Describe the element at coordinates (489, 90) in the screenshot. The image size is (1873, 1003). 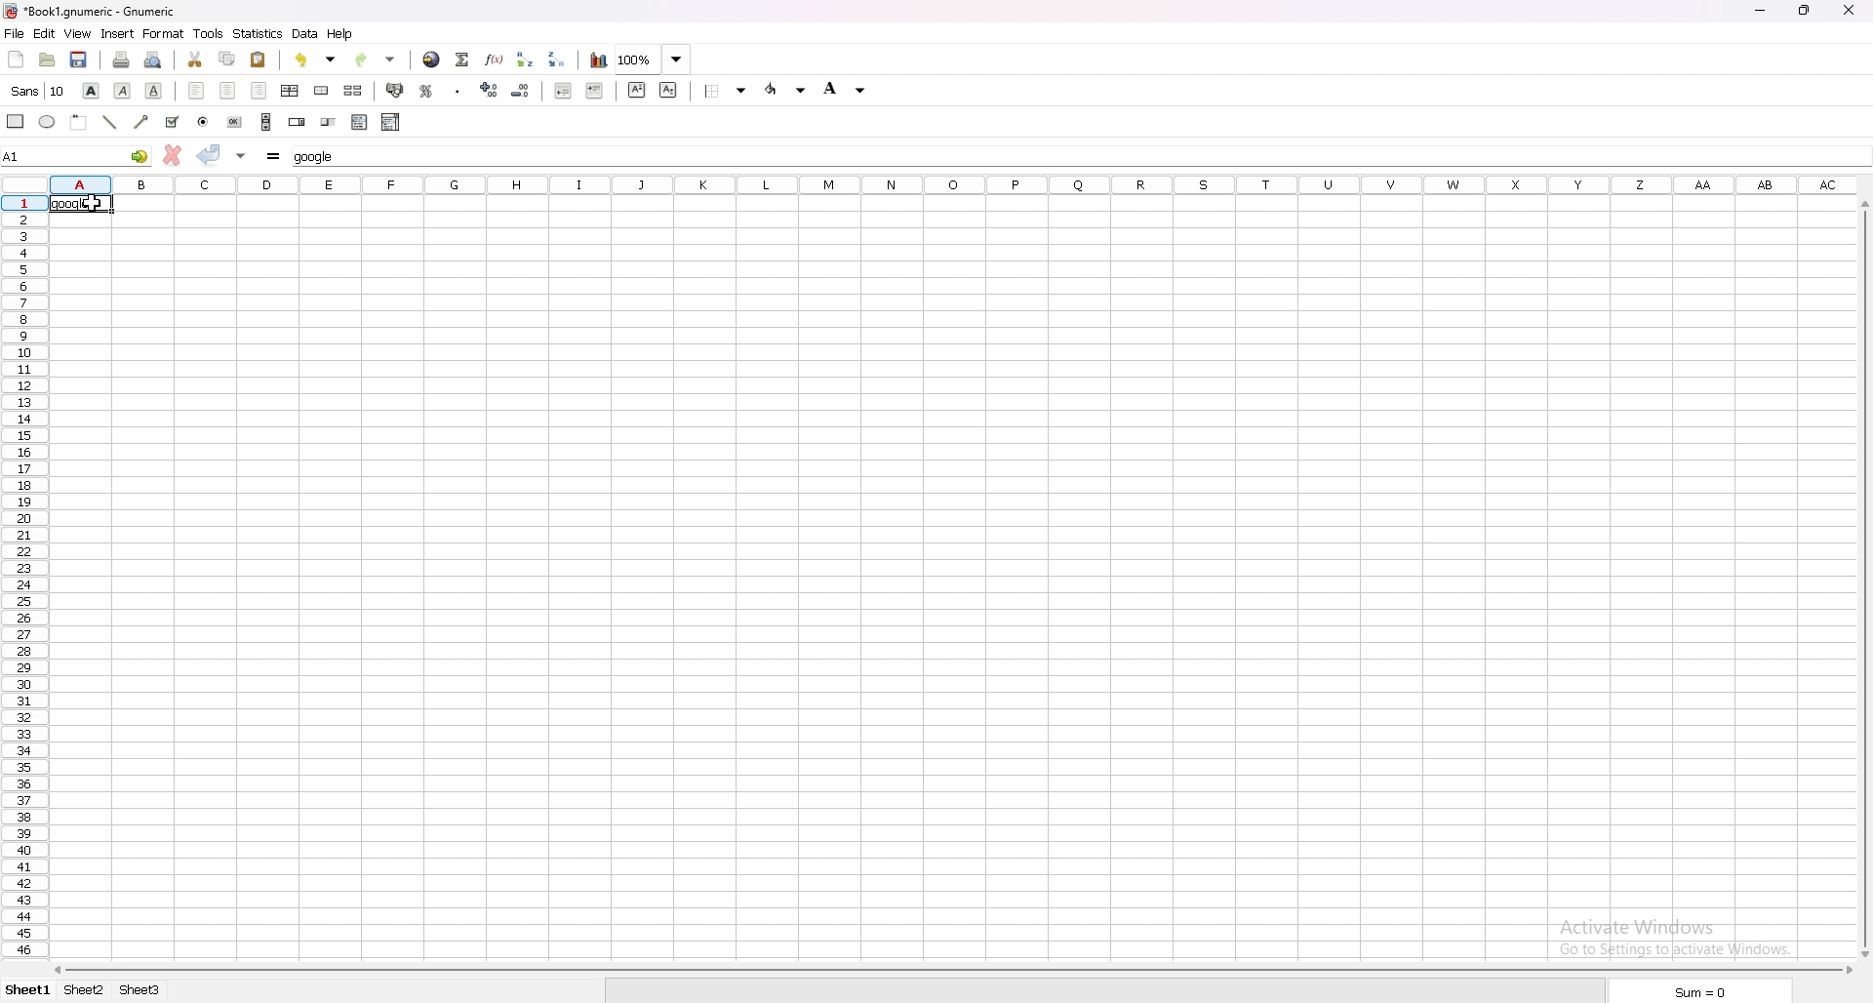
I see `increase decimals` at that location.